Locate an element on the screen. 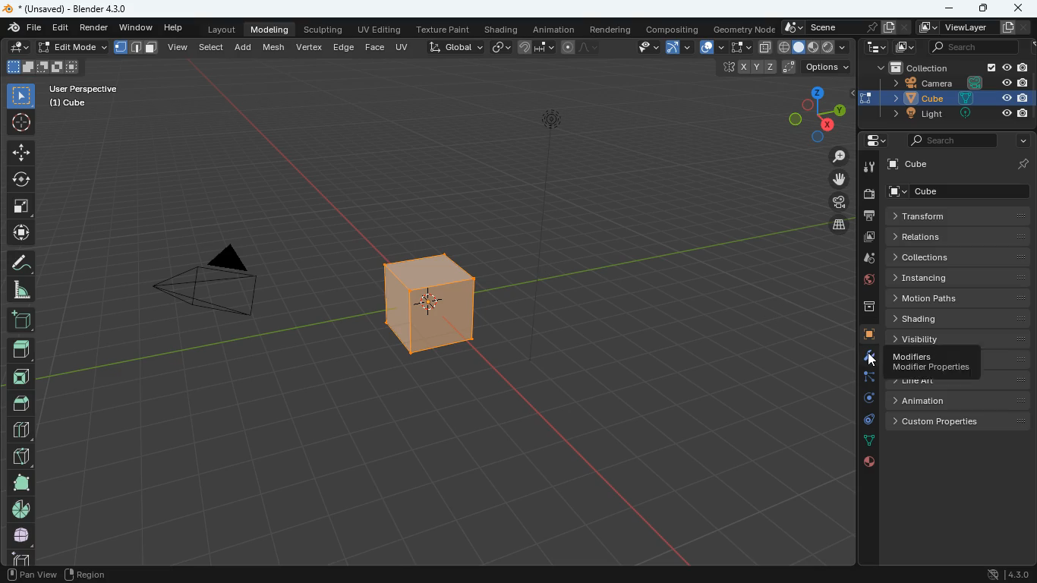 The image size is (1037, 583). add is located at coordinates (244, 49).